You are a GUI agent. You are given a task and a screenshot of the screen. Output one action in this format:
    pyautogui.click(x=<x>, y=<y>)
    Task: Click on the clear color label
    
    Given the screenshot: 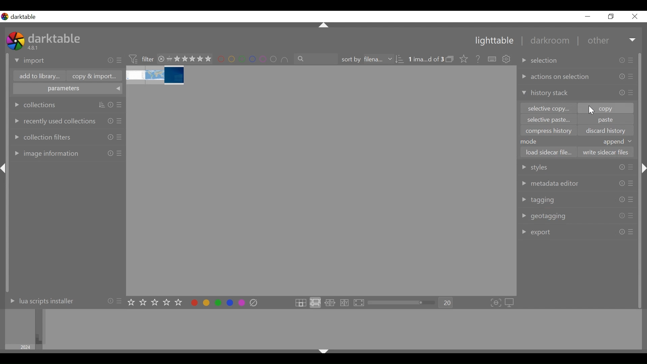 What is the action you would take?
    pyautogui.click(x=255, y=303)
    